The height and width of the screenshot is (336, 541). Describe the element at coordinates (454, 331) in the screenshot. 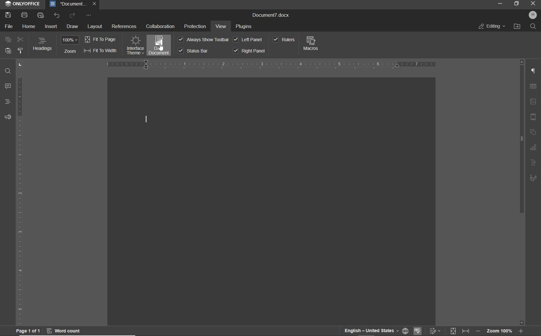

I see `FIT TO PAGE` at that location.